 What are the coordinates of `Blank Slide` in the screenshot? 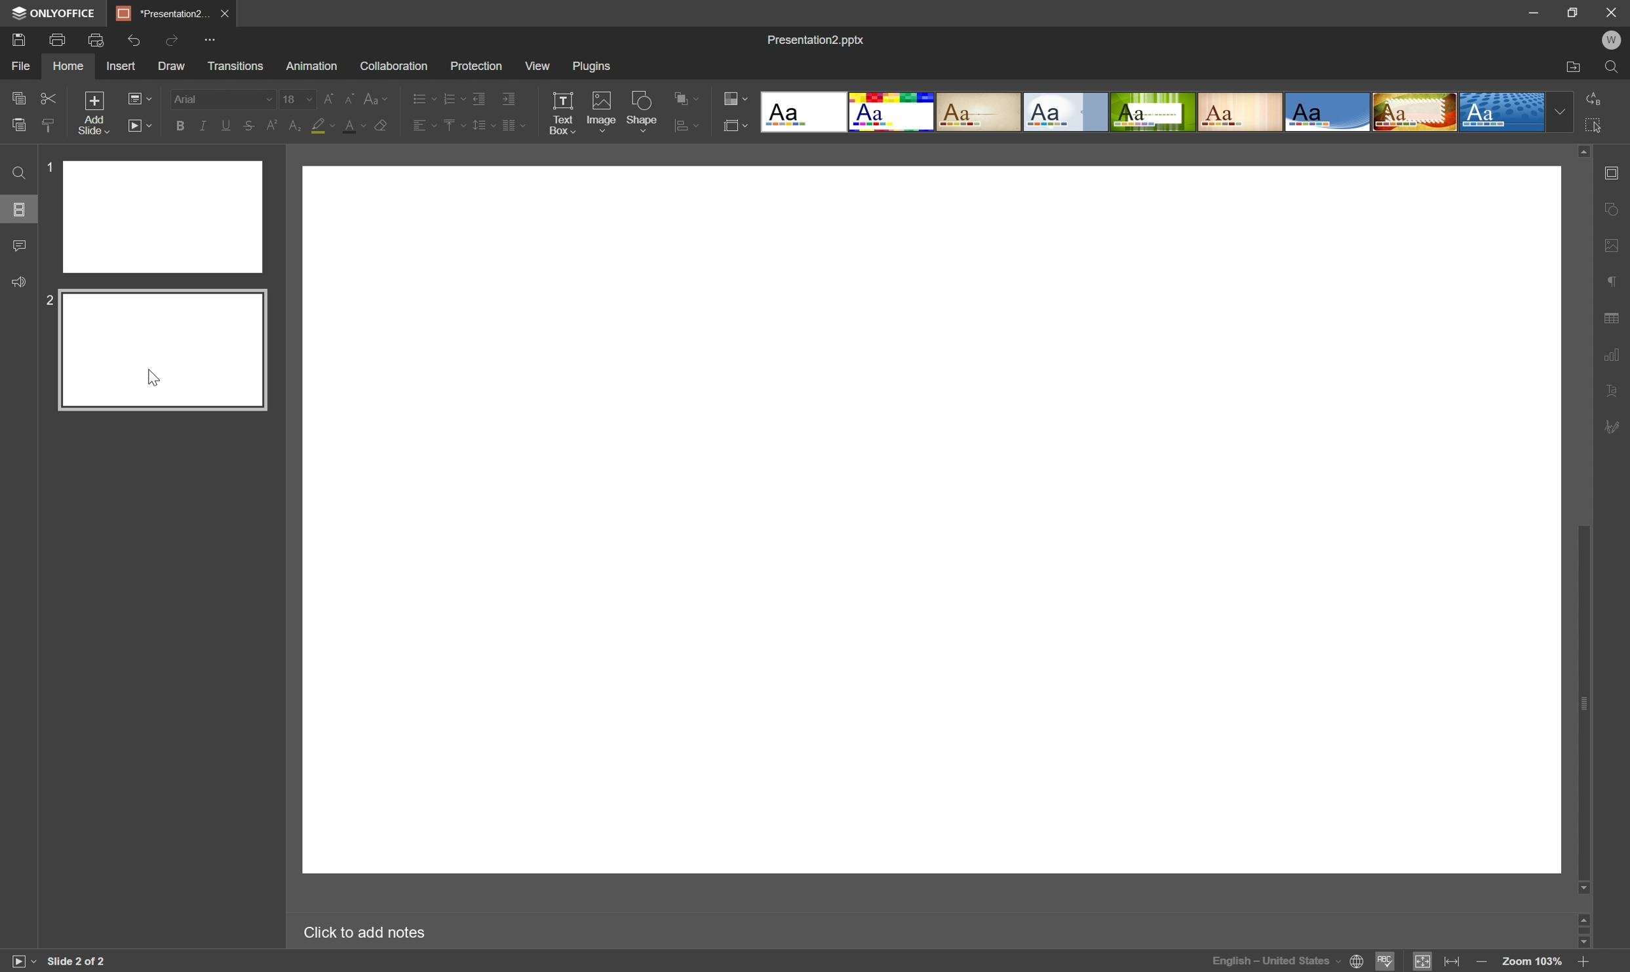 It's located at (930, 518).